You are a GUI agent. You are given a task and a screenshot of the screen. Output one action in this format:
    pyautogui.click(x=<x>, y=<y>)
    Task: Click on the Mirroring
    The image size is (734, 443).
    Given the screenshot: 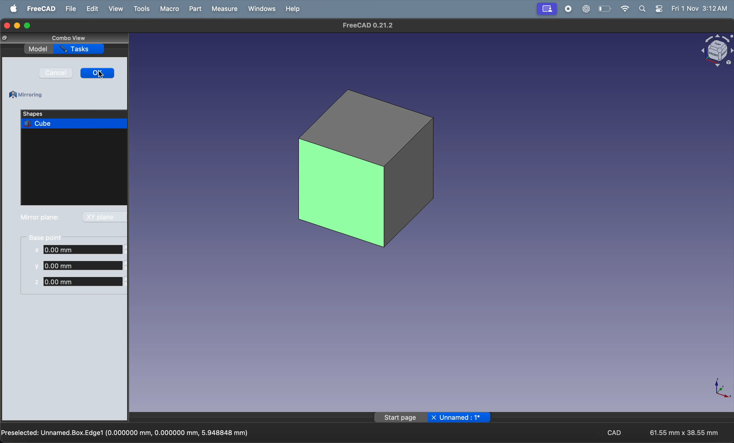 What is the action you would take?
    pyautogui.click(x=27, y=95)
    